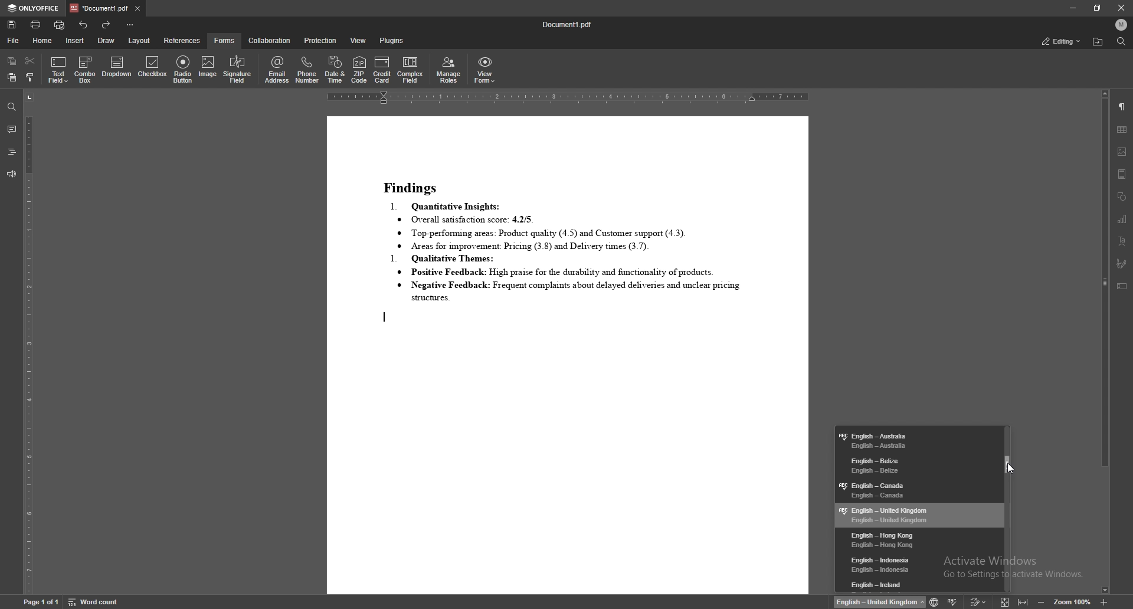 The image size is (1133, 609). Describe the element at coordinates (225, 40) in the screenshot. I see `forms` at that location.